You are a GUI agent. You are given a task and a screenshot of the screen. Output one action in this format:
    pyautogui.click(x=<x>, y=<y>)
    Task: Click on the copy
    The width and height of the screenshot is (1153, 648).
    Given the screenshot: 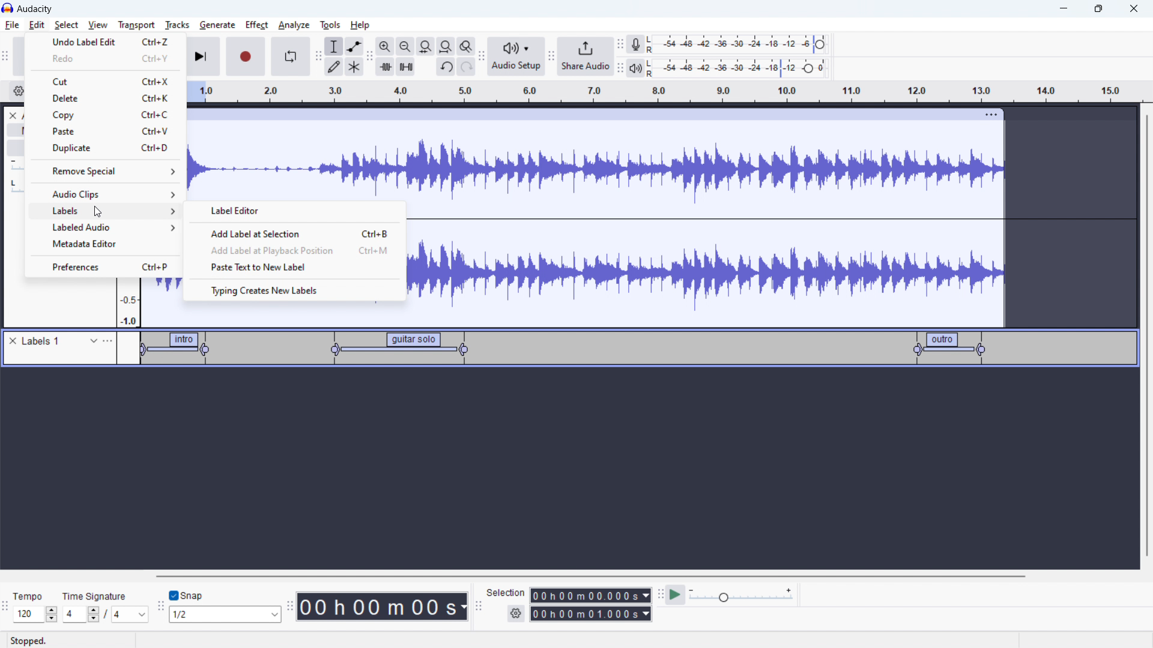 What is the action you would take?
    pyautogui.click(x=106, y=115)
    